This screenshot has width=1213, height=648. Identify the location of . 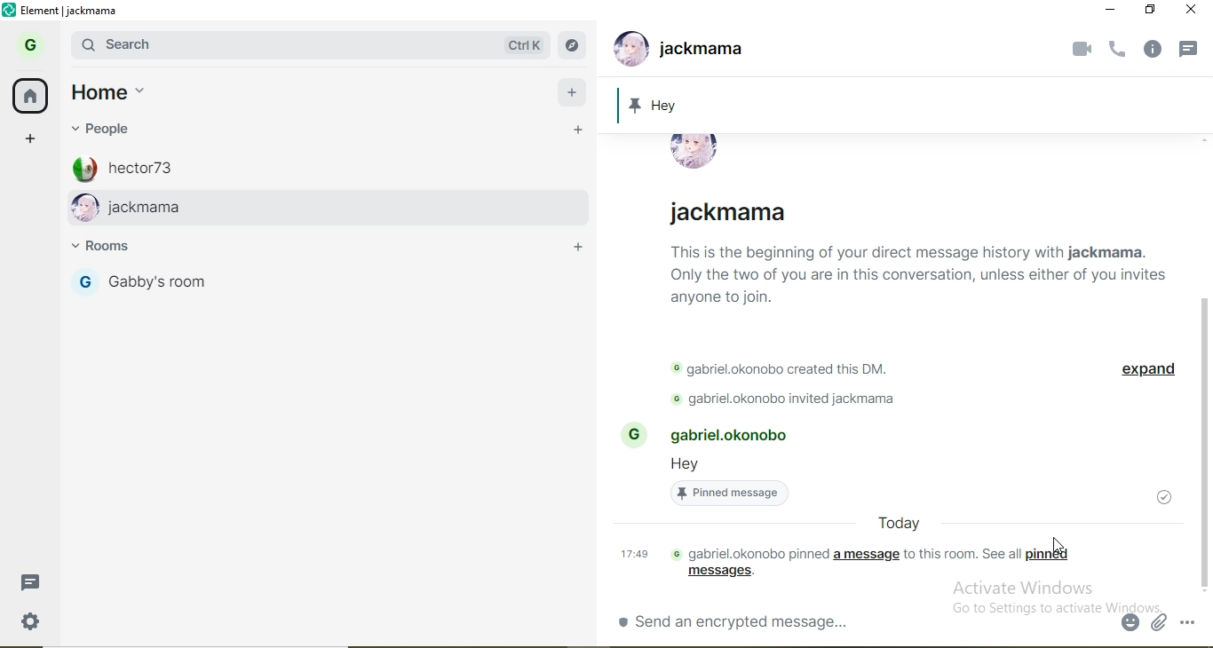
(1114, 49).